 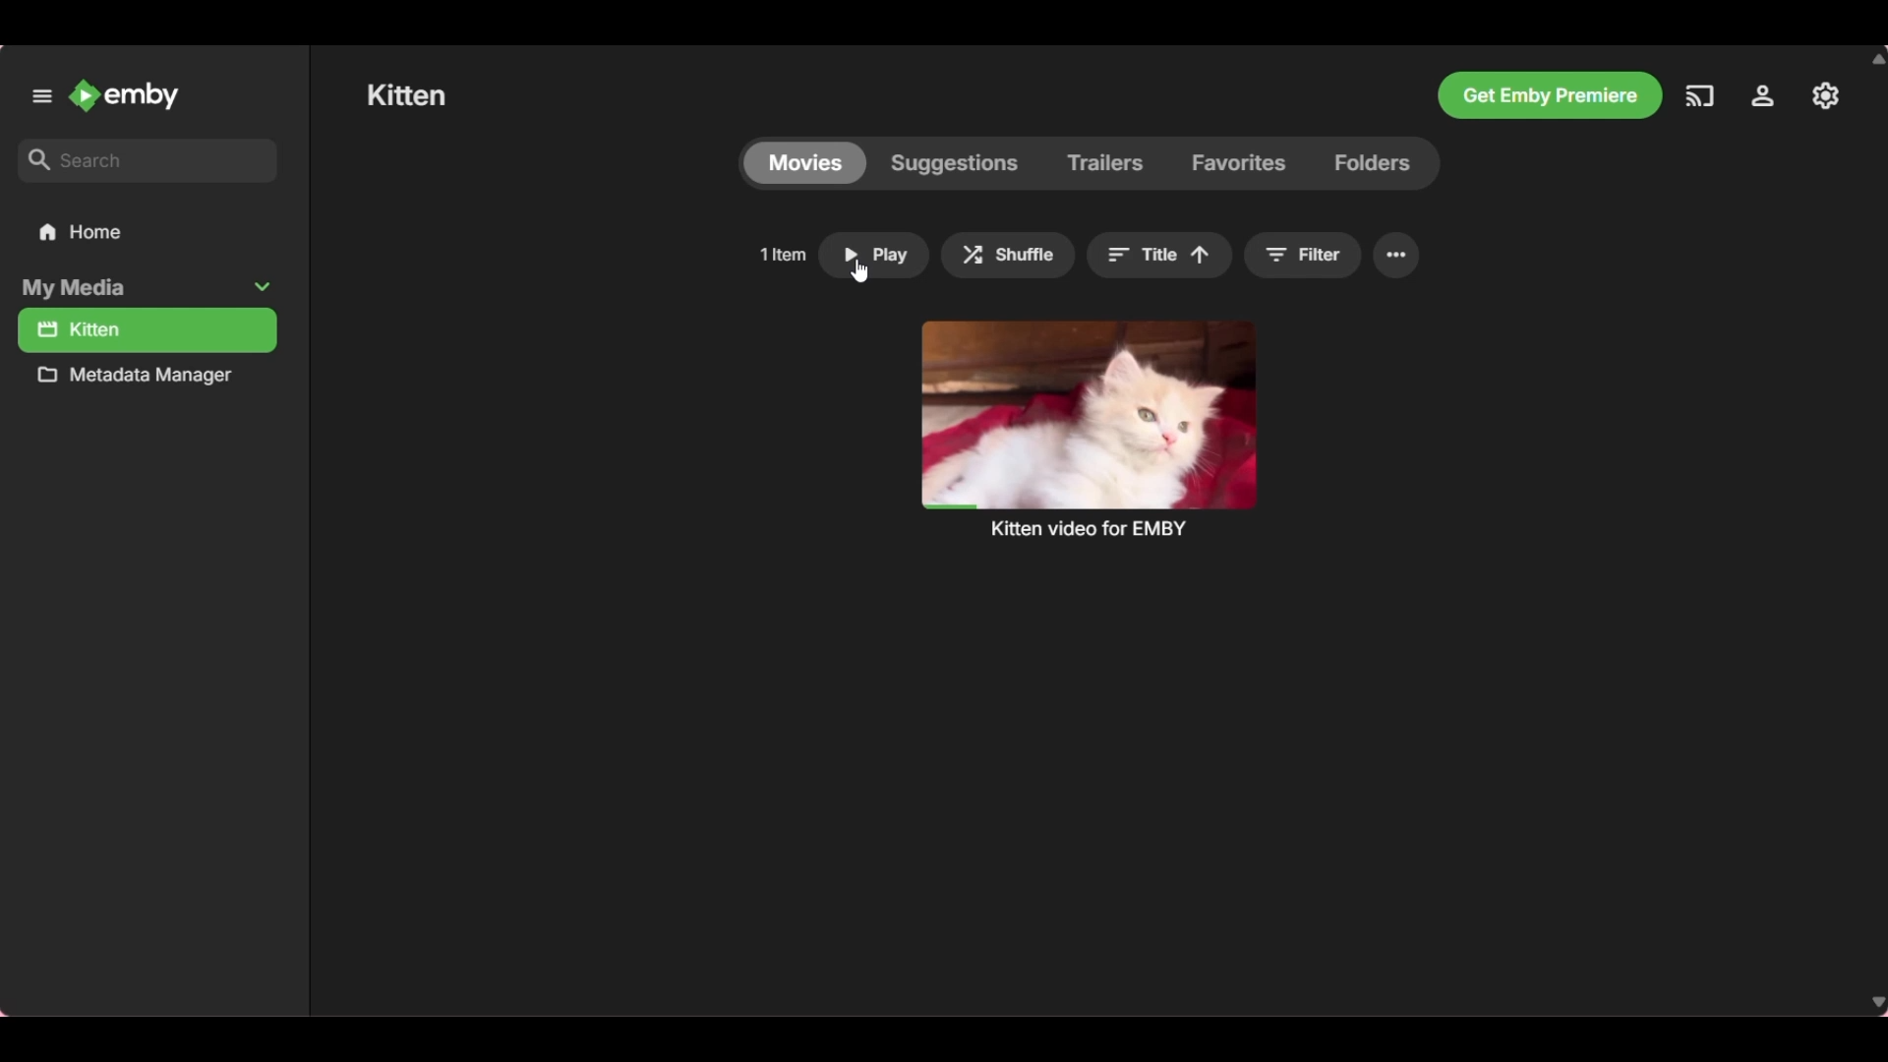 What do you see at coordinates (1303, 255) in the screenshot?
I see `Filter` at bounding box center [1303, 255].